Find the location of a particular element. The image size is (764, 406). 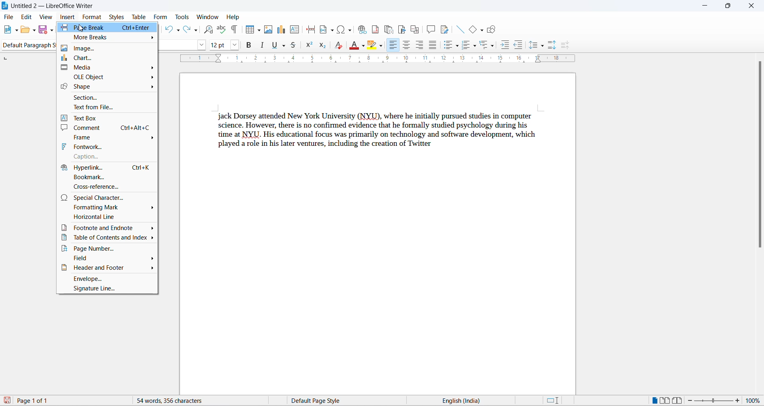

media is located at coordinates (108, 68).